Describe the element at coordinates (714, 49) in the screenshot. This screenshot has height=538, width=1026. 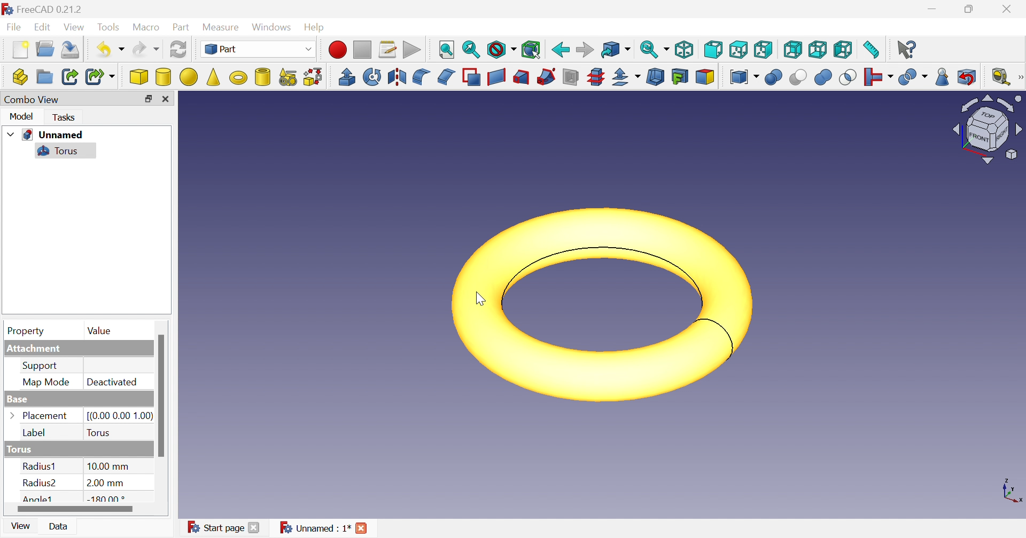
I see `Front` at that location.